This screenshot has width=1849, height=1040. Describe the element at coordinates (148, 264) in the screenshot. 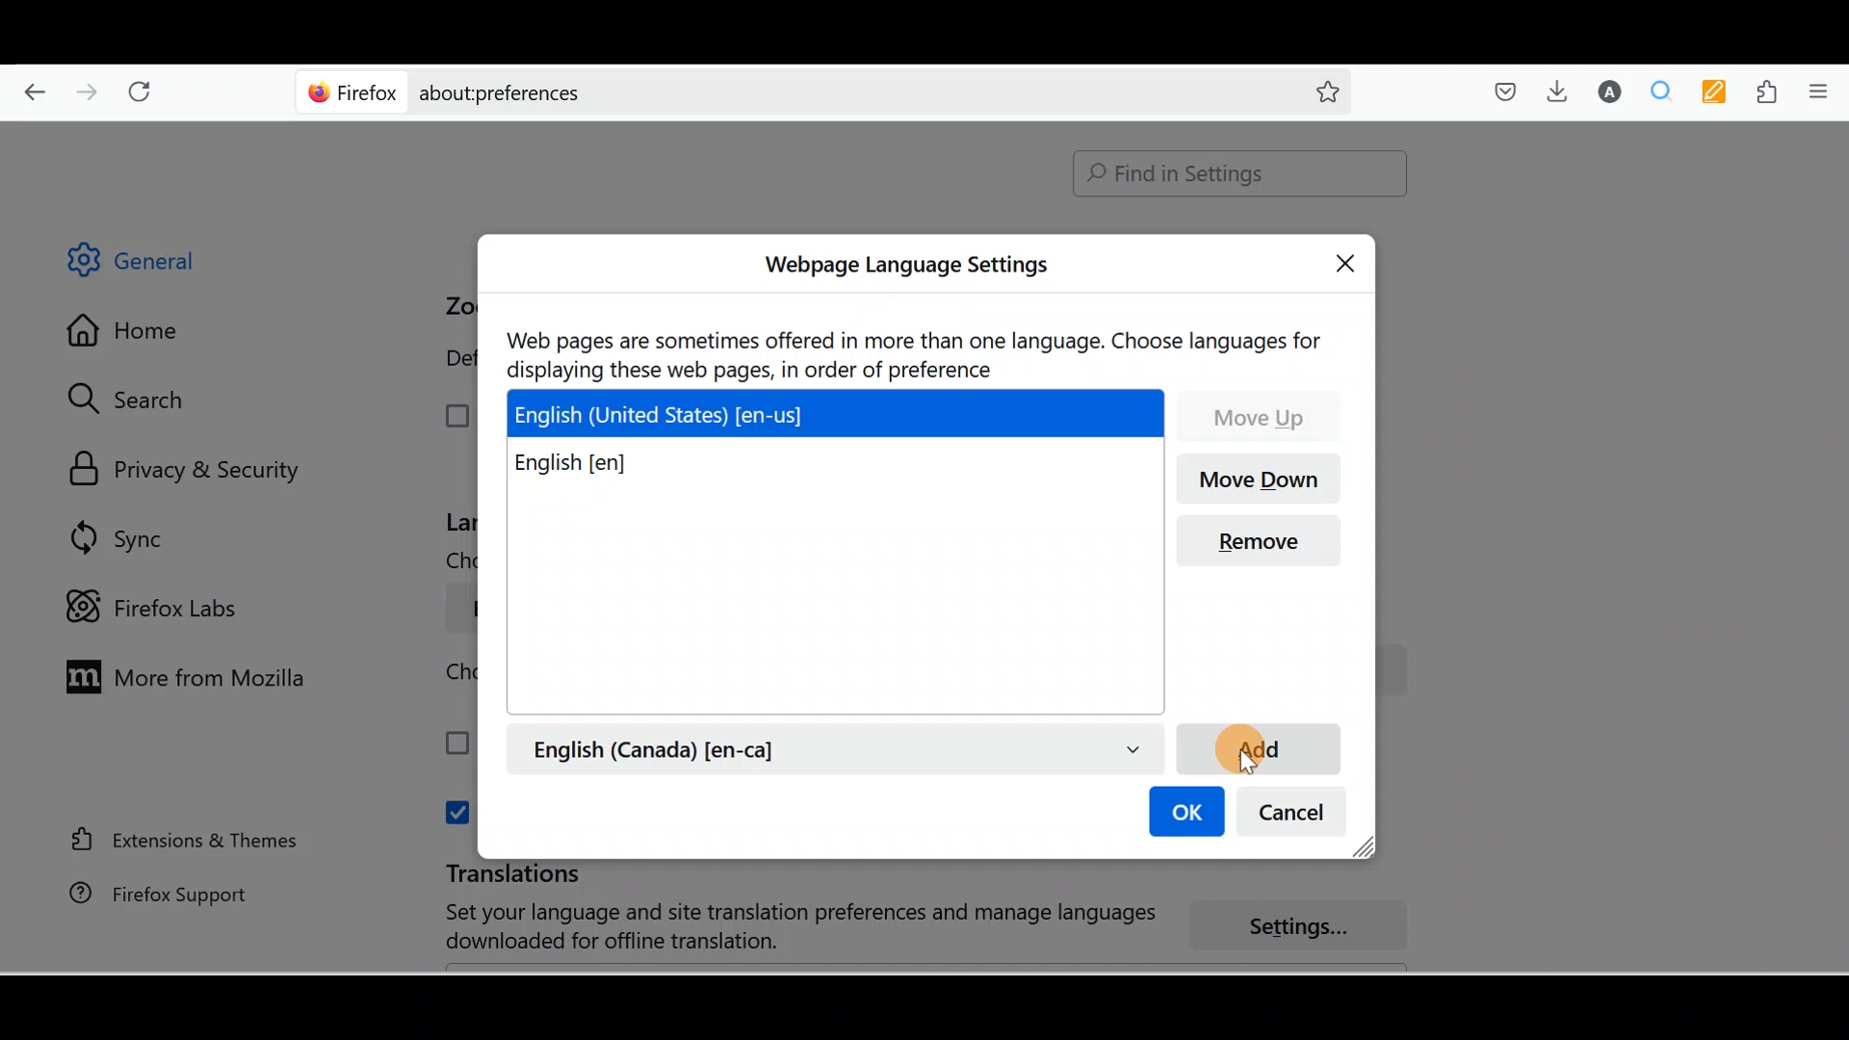

I see `General` at that location.